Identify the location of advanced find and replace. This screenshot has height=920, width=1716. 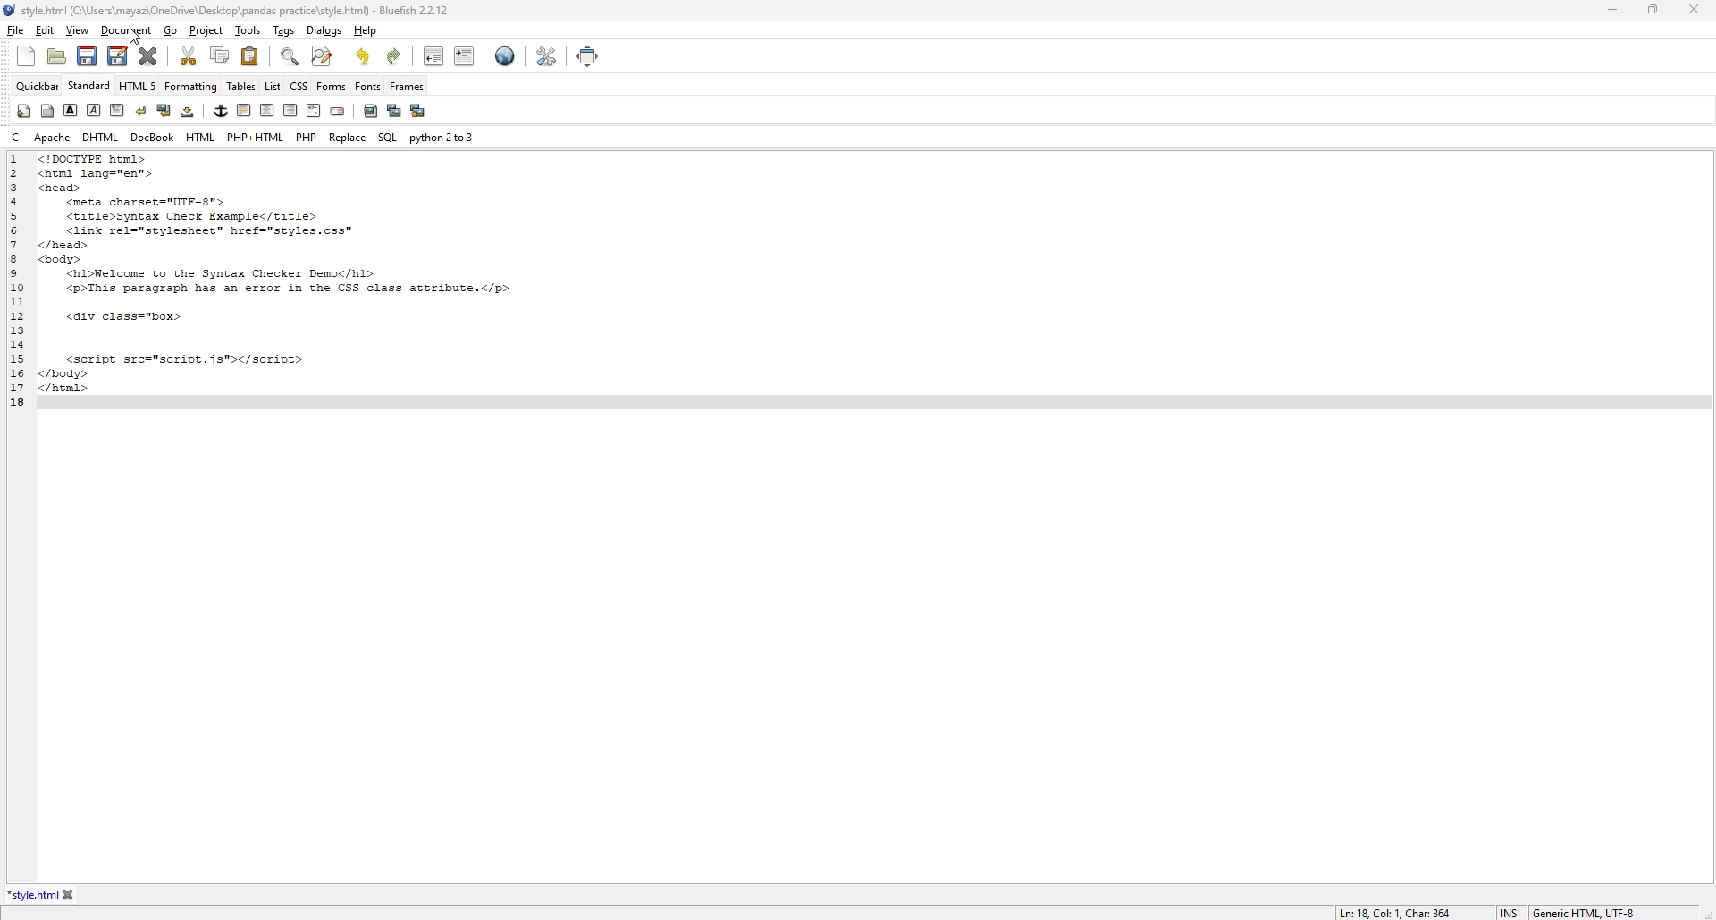
(321, 55).